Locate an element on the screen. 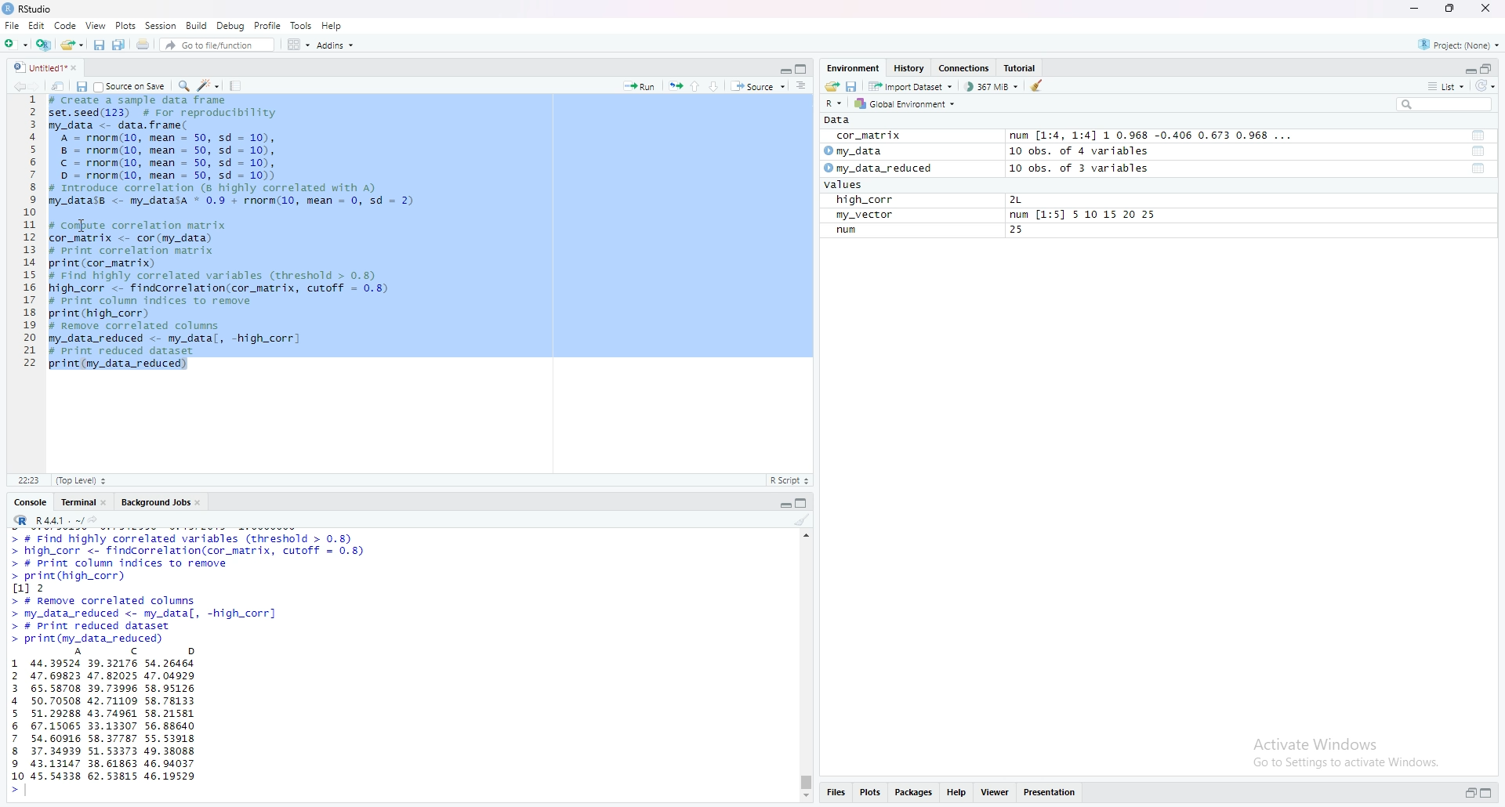 This screenshot has height=807, width=1505. Terminal is located at coordinates (78, 503).